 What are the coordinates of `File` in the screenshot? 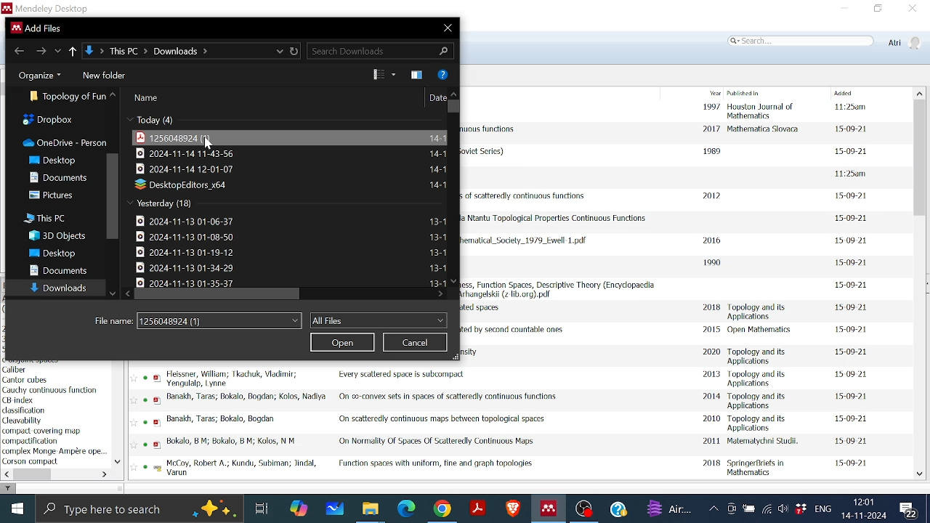 It's located at (174, 138).